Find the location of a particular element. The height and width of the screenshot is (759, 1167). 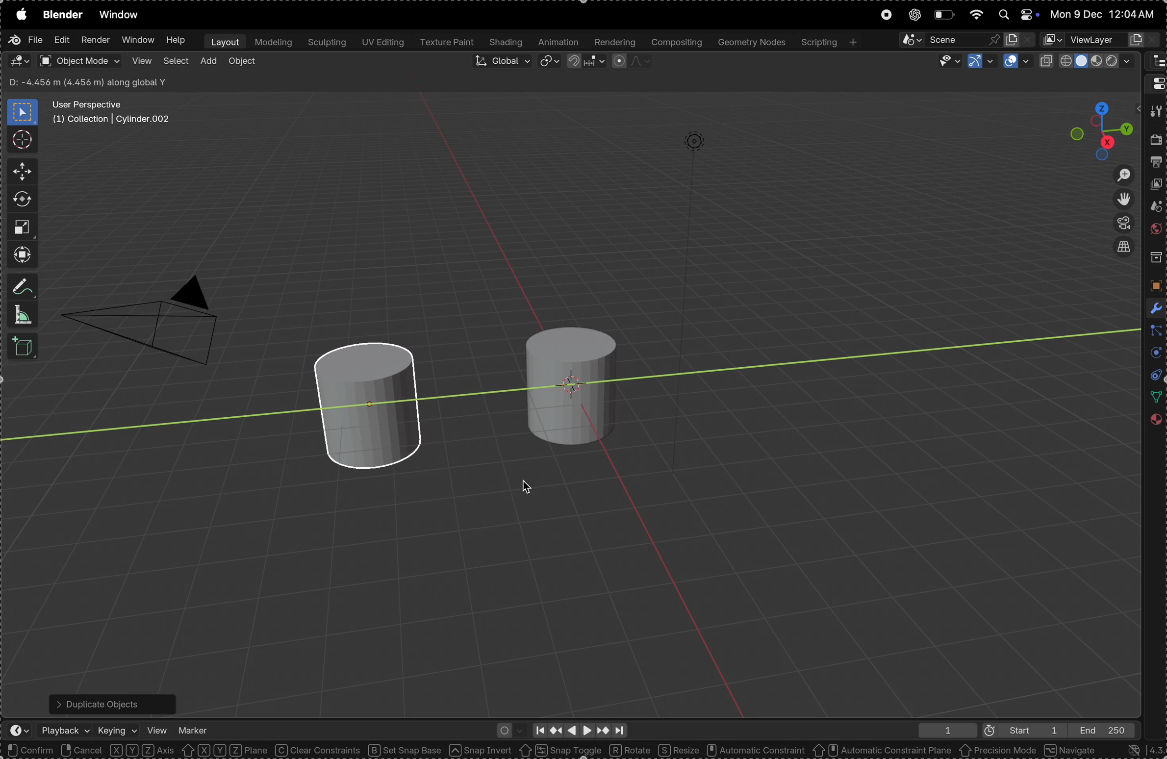

toggle view point is located at coordinates (1121, 200).